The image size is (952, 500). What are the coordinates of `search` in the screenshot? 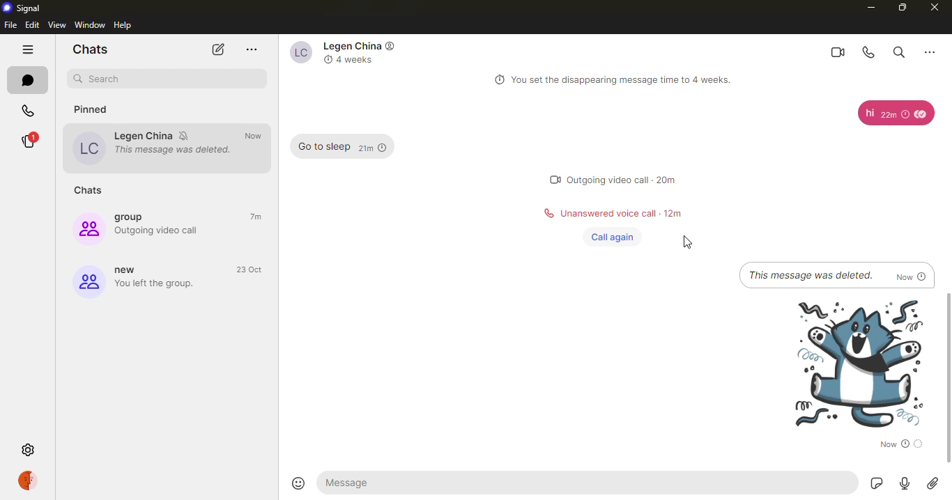 It's located at (898, 52).